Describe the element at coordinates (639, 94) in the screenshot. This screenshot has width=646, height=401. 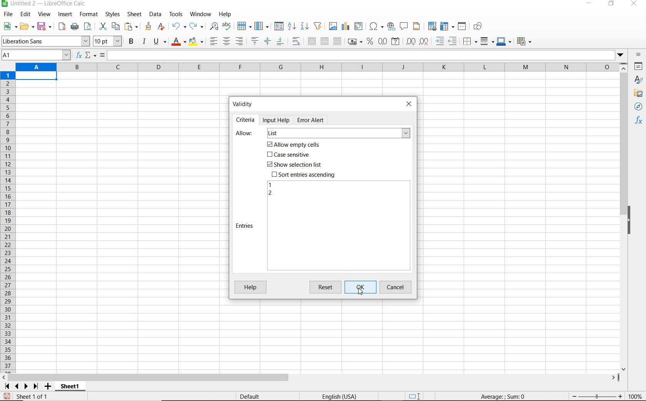
I see `gallery` at that location.